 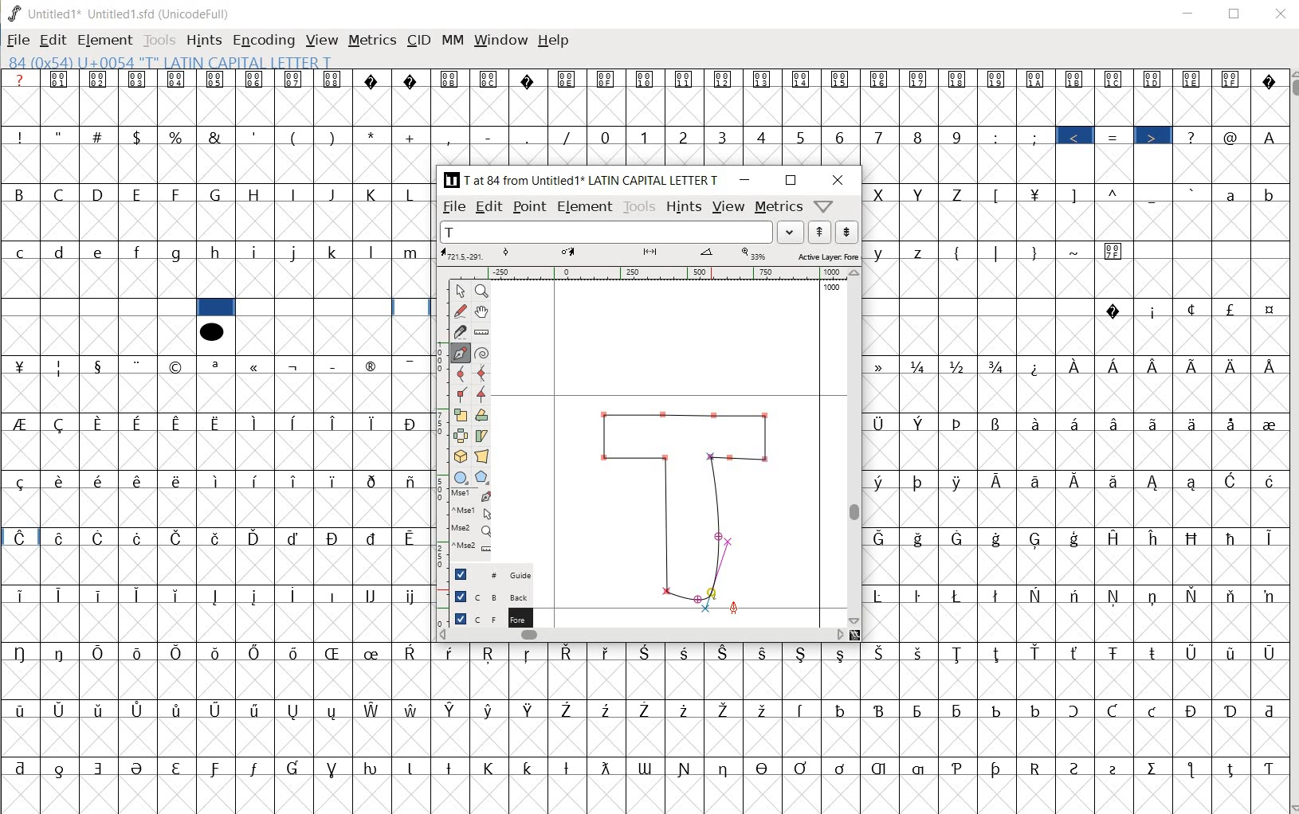 I want to click on k, so click(x=333, y=251).